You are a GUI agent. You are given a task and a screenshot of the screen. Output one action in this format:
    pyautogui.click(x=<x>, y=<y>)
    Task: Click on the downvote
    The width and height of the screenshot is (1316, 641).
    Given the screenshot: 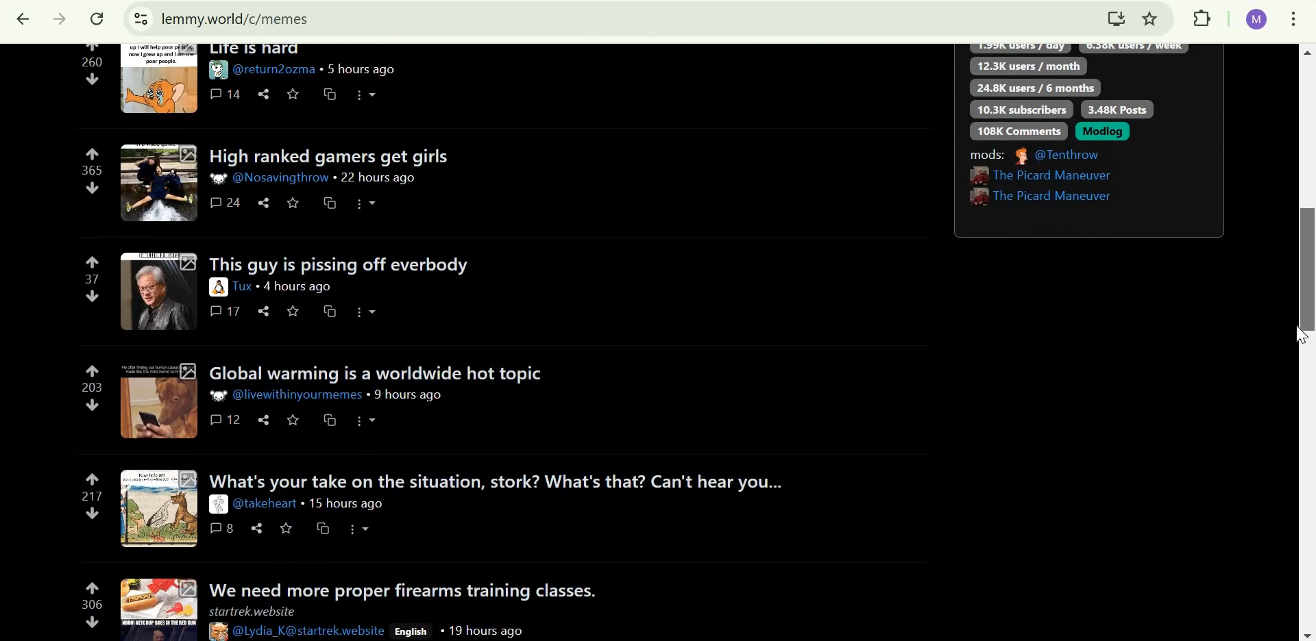 What is the action you would take?
    pyautogui.click(x=93, y=296)
    